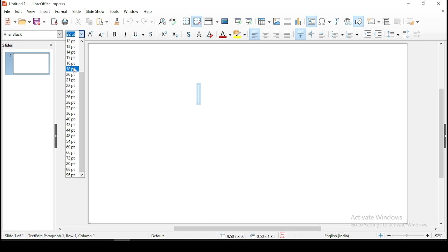 This screenshot has width=448, height=252. What do you see at coordinates (352, 34) in the screenshot?
I see `Numbered bullet list` at bounding box center [352, 34].